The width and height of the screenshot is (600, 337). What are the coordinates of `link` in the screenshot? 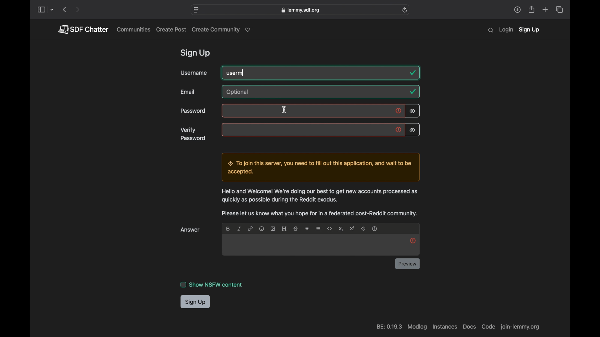 It's located at (250, 228).